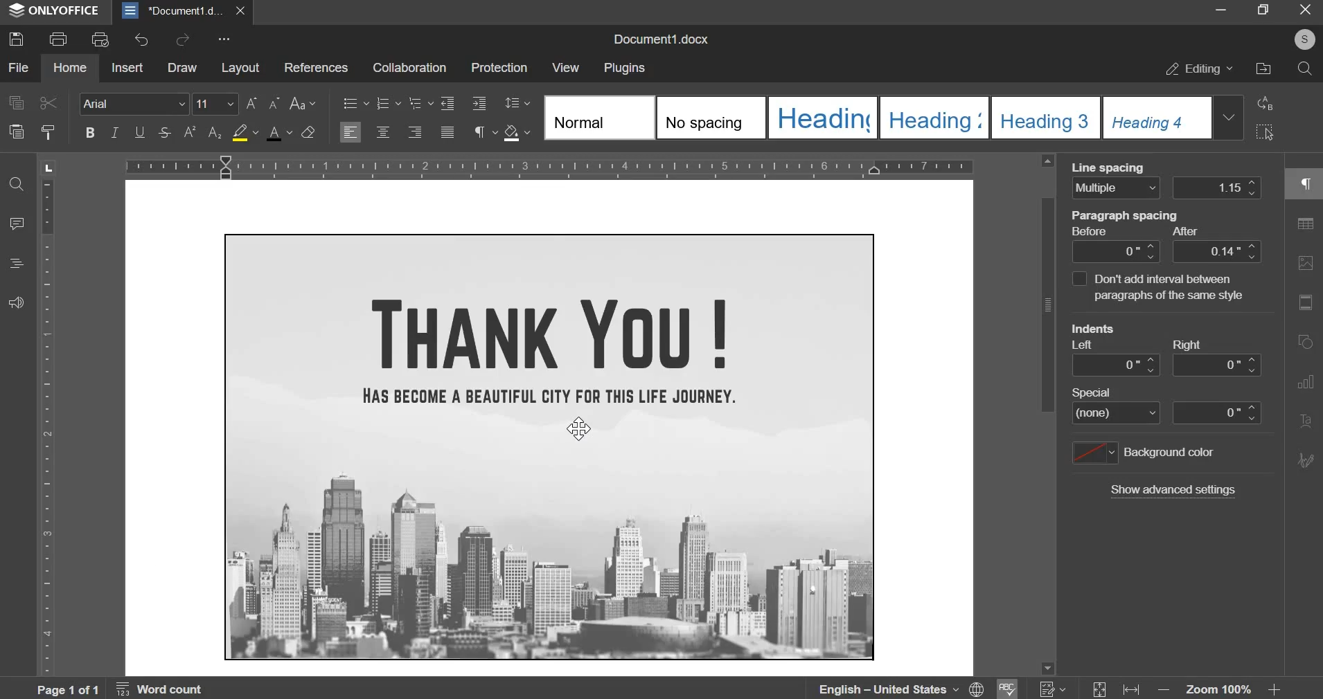 This screenshot has width=1323, height=699. I want to click on ruler, so click(50, 428).